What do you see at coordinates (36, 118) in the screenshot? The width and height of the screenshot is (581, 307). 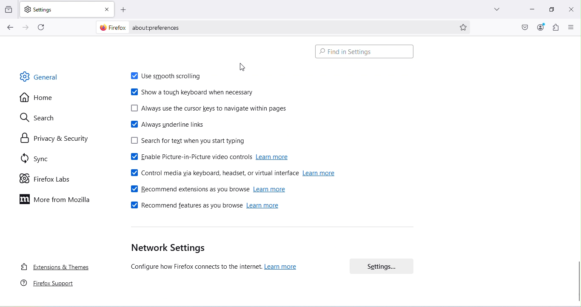 I see `Search` at bounding box center [36, 118].